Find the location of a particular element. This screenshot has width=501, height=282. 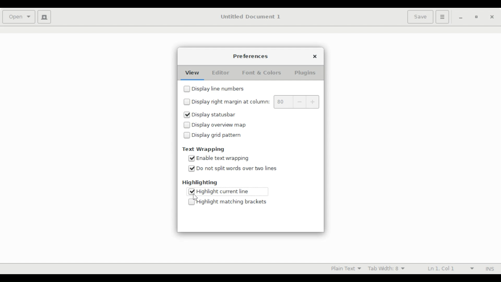

checkbox is located at coordinates (186, 102).